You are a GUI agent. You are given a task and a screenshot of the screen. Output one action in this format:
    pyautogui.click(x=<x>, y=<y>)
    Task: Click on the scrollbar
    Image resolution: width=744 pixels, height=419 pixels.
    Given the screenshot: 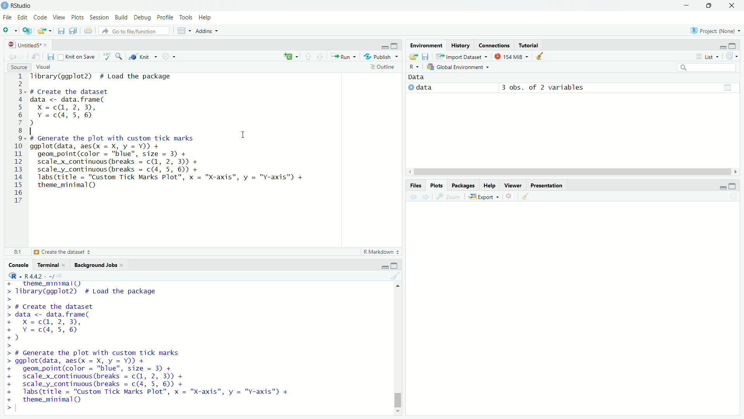 What is the action you would take?
    pyautogui.click(x=570, y=171)
    